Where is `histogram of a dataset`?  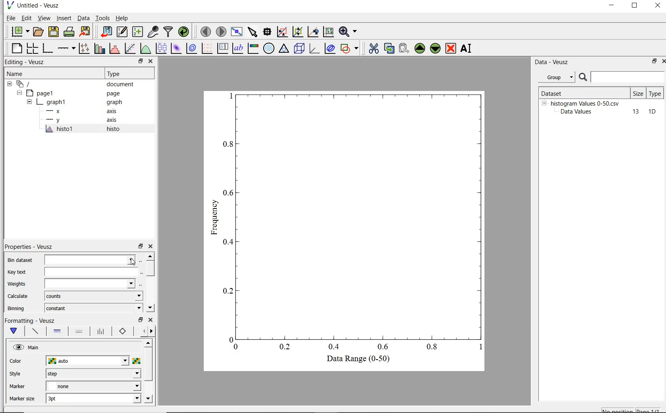
histogram of a dataset is located at coordinates (114, 49).